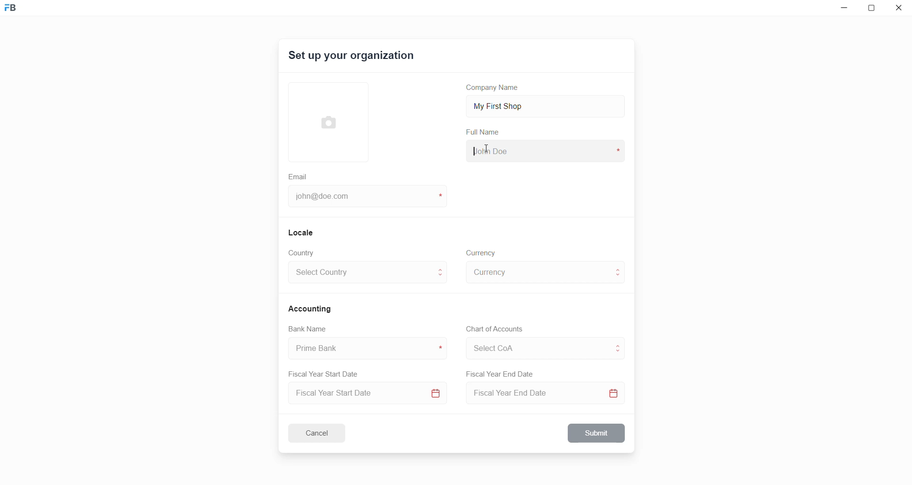 This screenshot has height=485, width=912. I want to click on minimize, so click(842, 10).